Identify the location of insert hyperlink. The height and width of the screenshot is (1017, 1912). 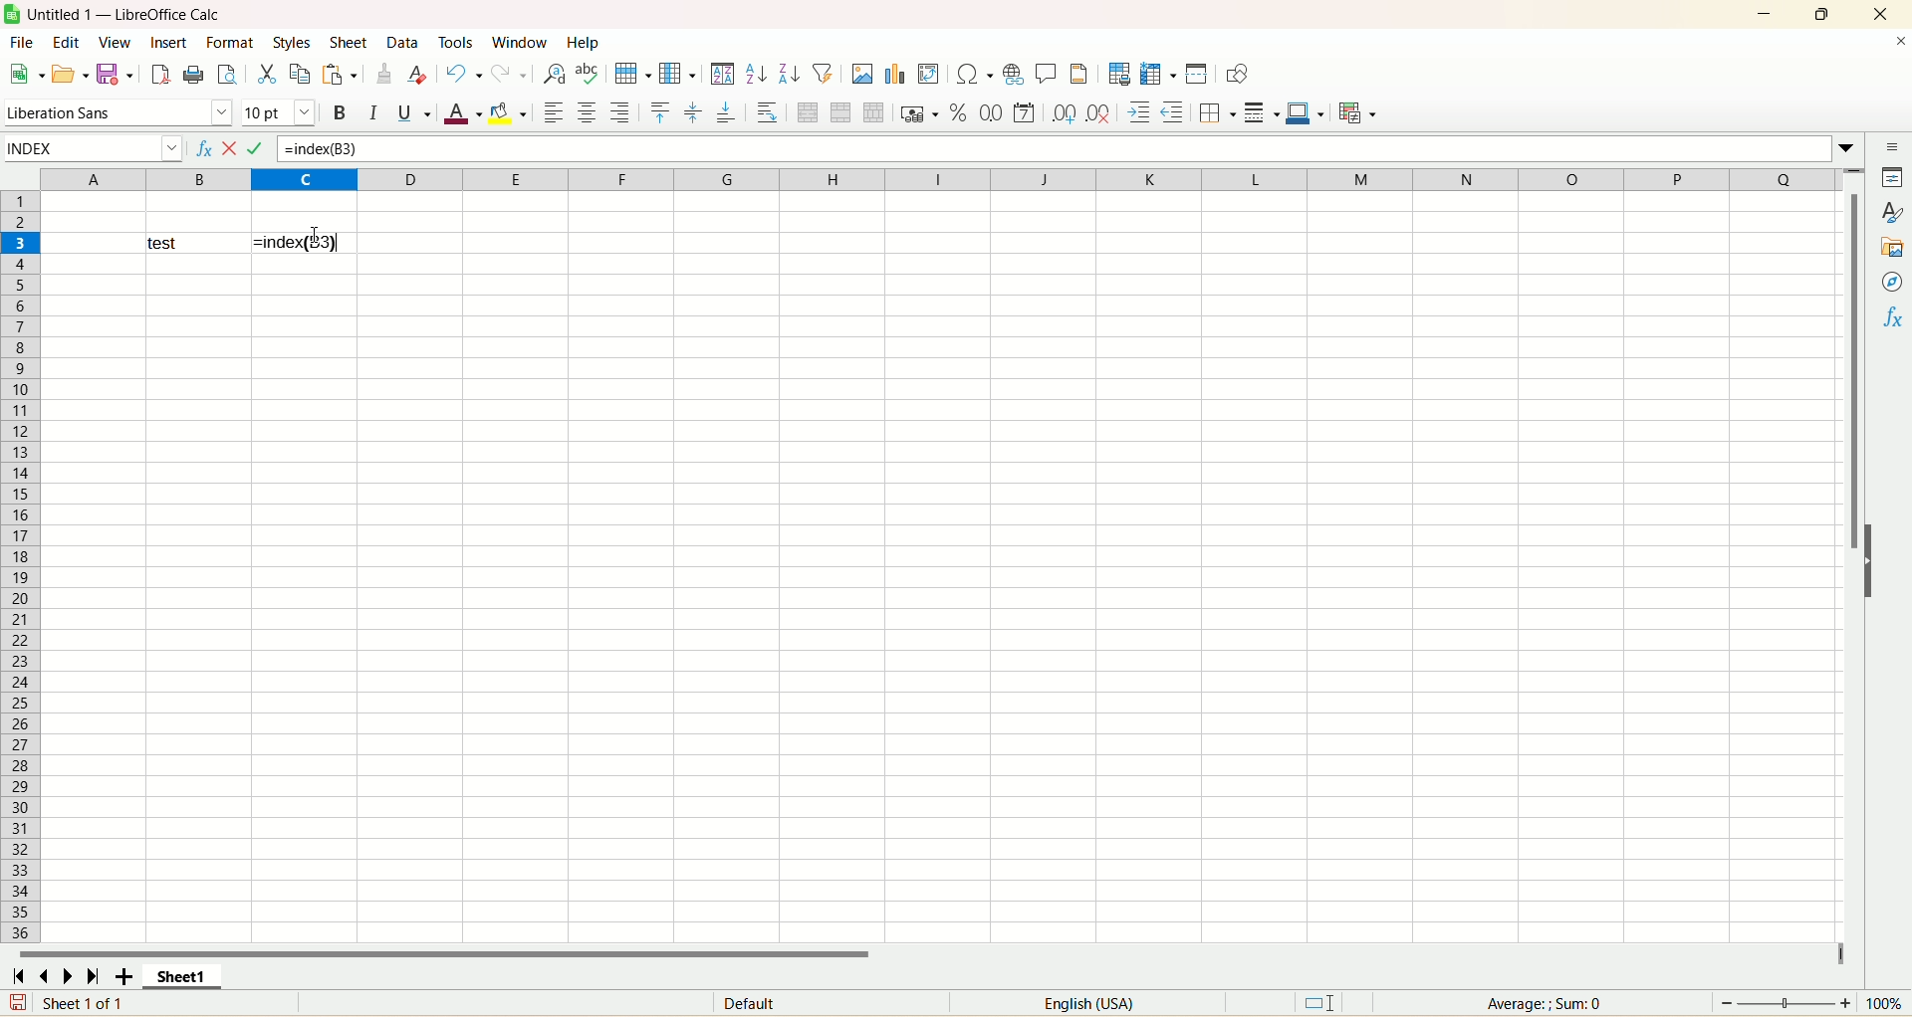
(1013, 75).